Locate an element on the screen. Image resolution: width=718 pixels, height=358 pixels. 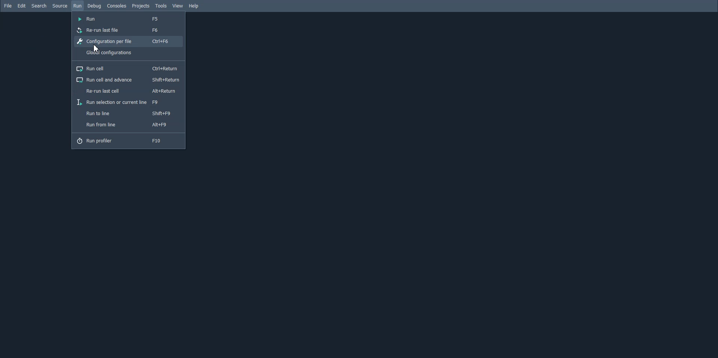
Tools is located at coordinates (162, 6).